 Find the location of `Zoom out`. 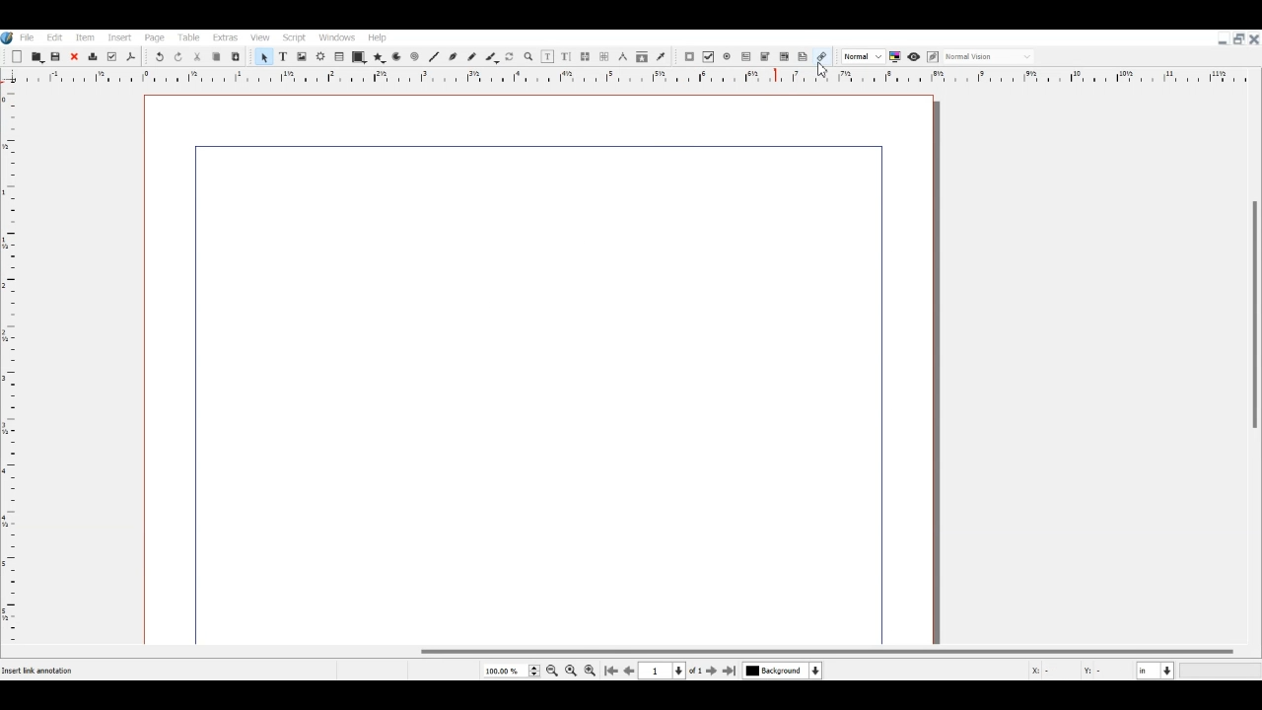

Zoom out is located at coordinates (553, 671).